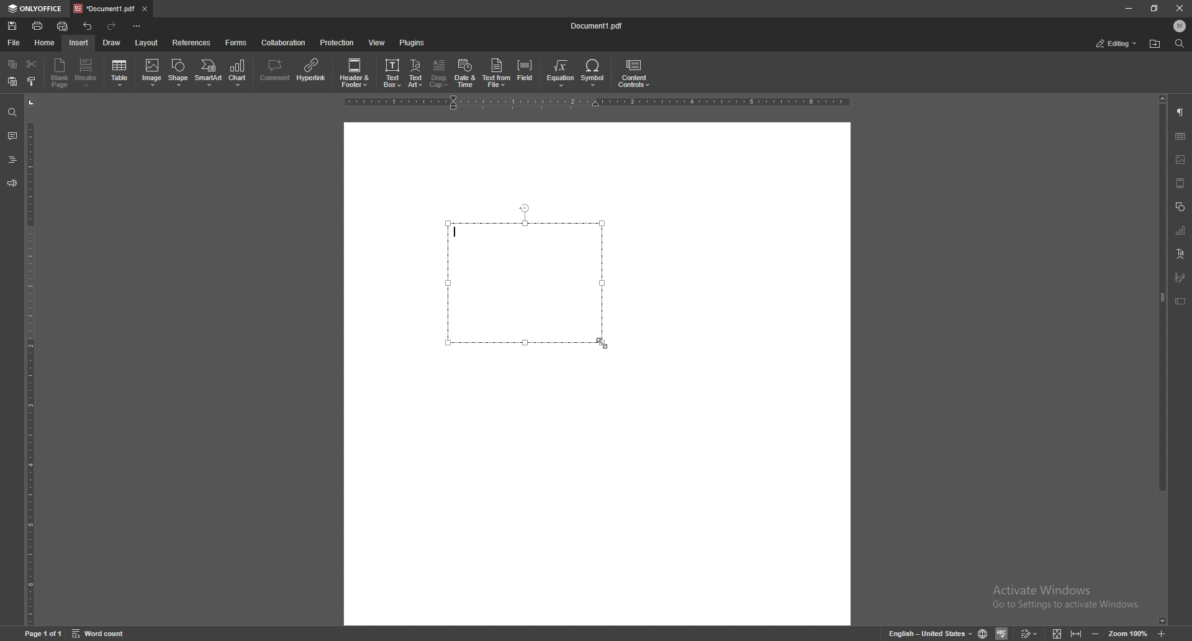 This screenshot has height=641, width=1192. Describe the element at coordinates (337, 42) in the screenshot. I see `protection` at that location.